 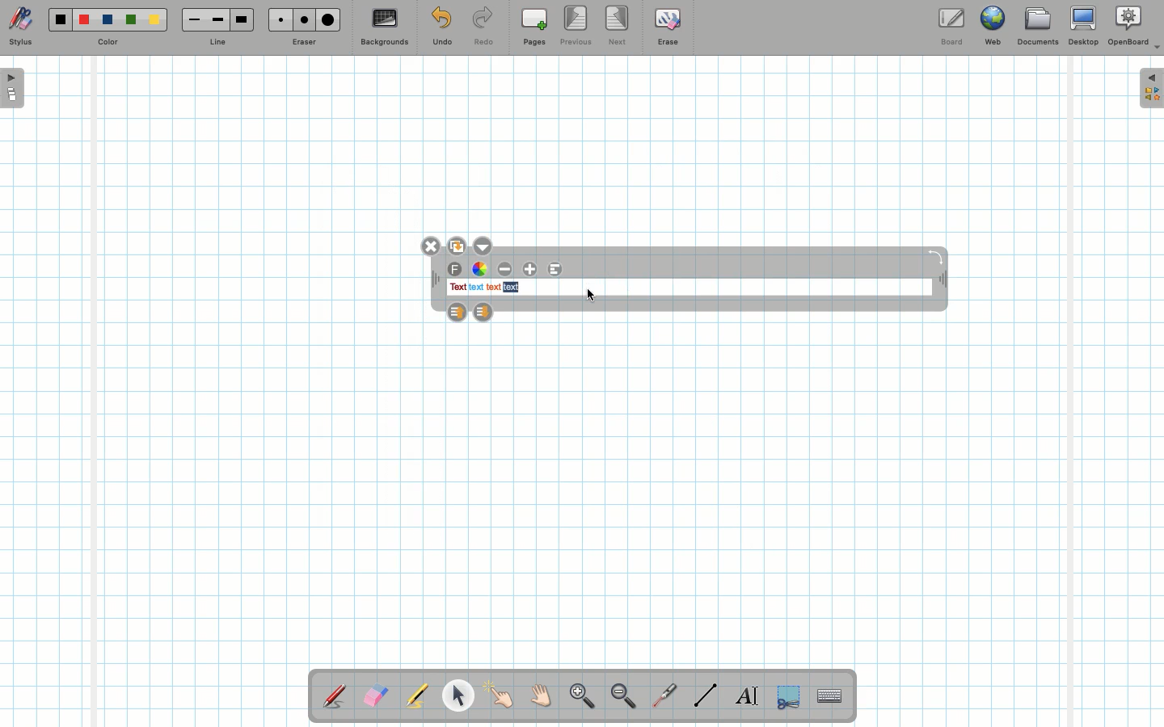 What do you see at coordinates (335, 695) in the screenshot?
I see `Stylus` at bounding box center [335, 695].